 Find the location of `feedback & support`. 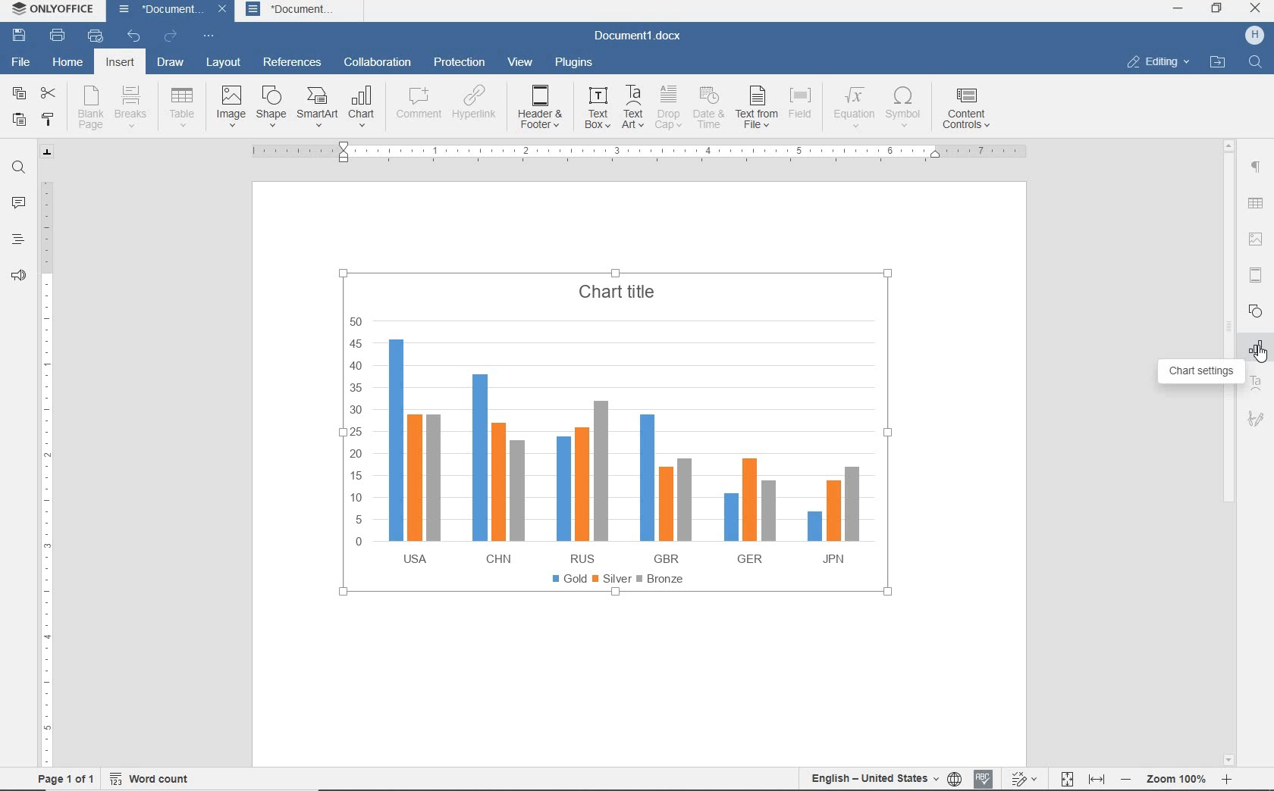

feedback & support is located at coordinates (17, 279).